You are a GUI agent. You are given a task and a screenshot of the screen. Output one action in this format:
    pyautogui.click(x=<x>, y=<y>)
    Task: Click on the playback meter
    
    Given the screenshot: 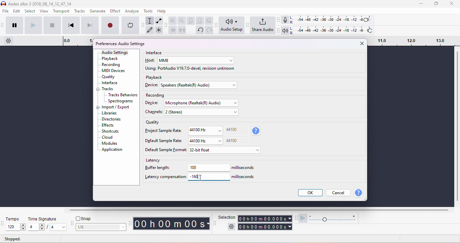 What is the action you would take?
    pyautogui.click(x=286, y=31)
    